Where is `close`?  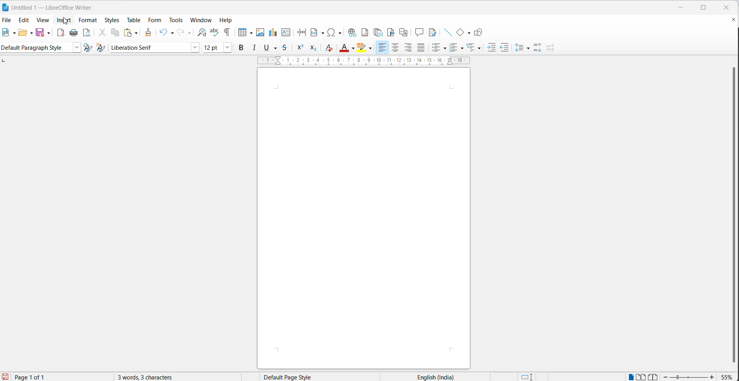 close is located at coordinates (730, 19).